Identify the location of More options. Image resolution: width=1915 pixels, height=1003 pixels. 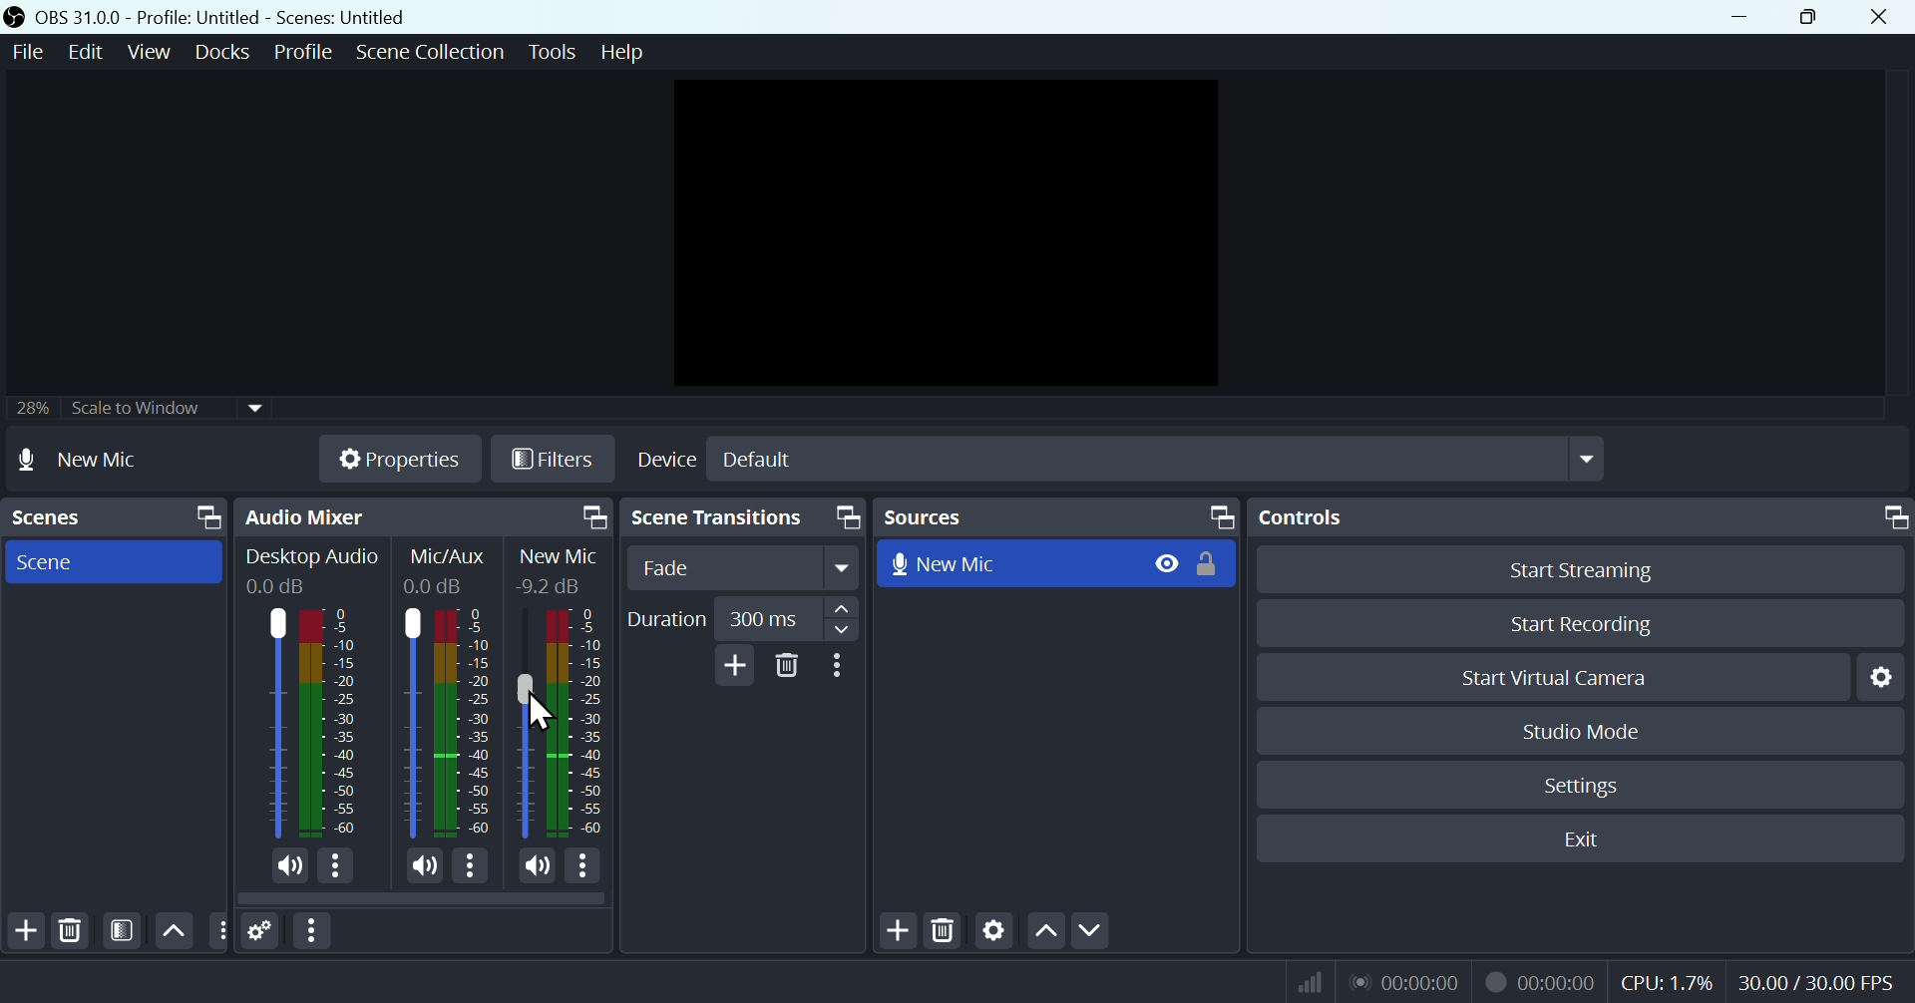
(337, 867).